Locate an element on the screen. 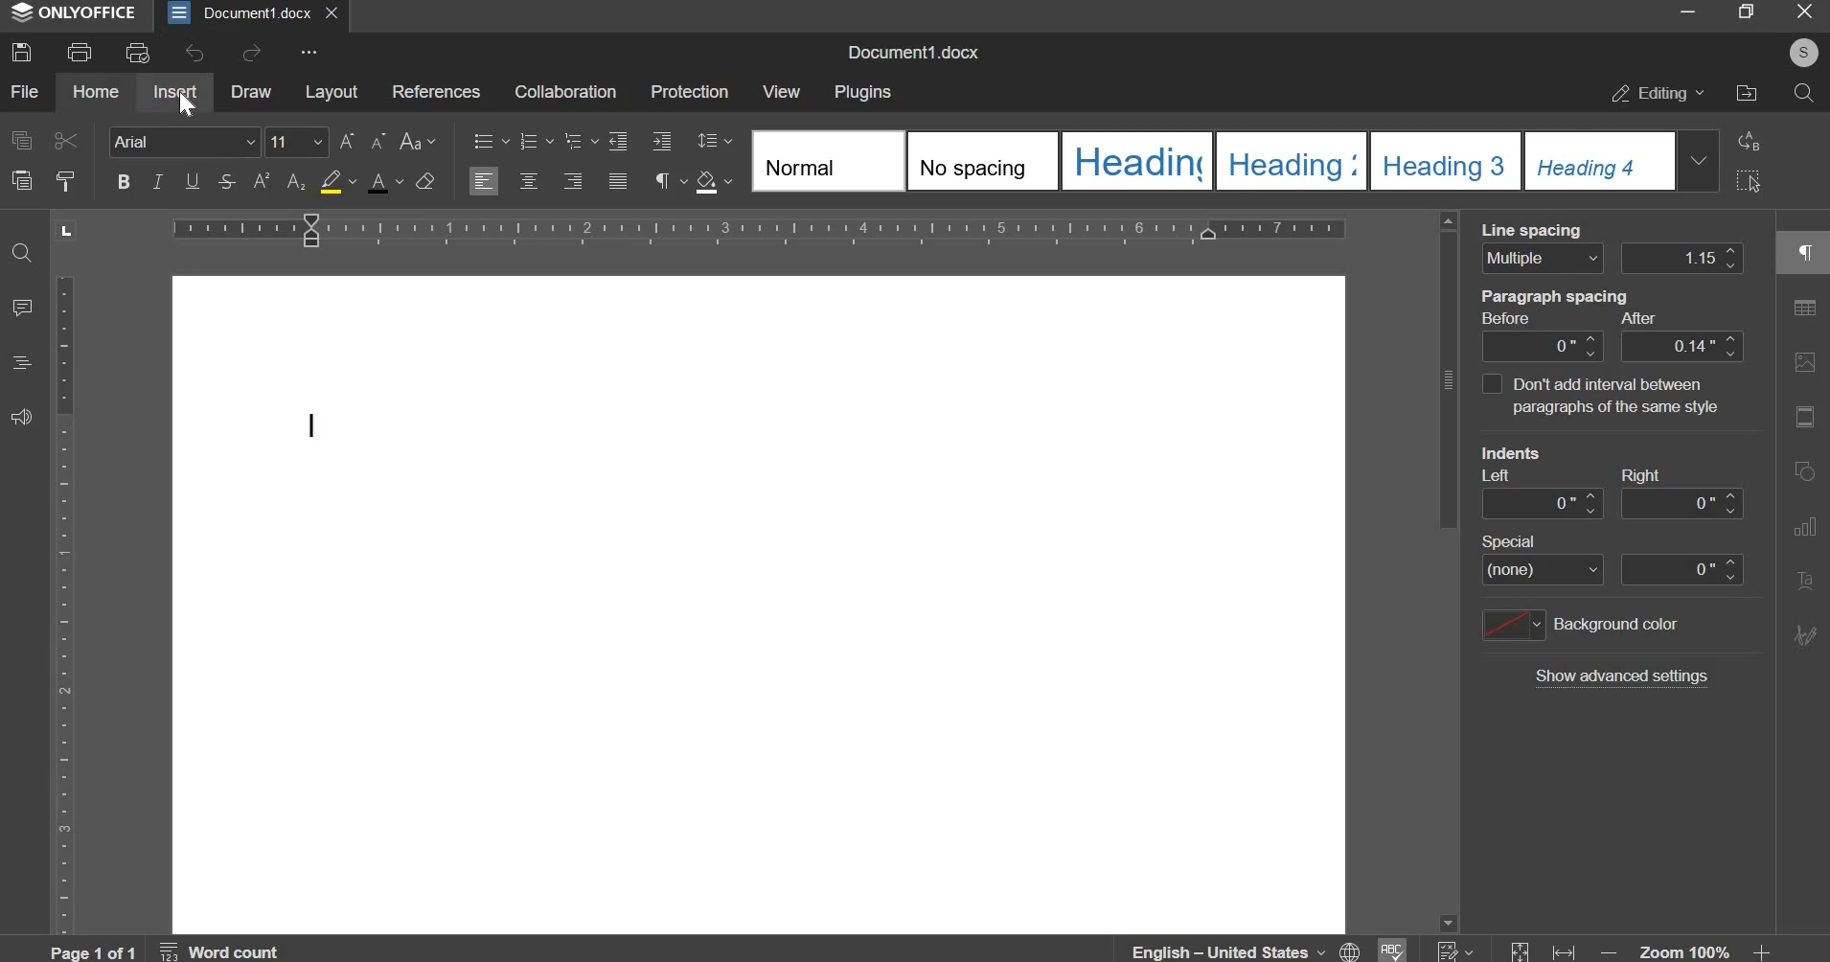 The image size is (1830, 962). vertical slider is located at coordinates (1448, 572).